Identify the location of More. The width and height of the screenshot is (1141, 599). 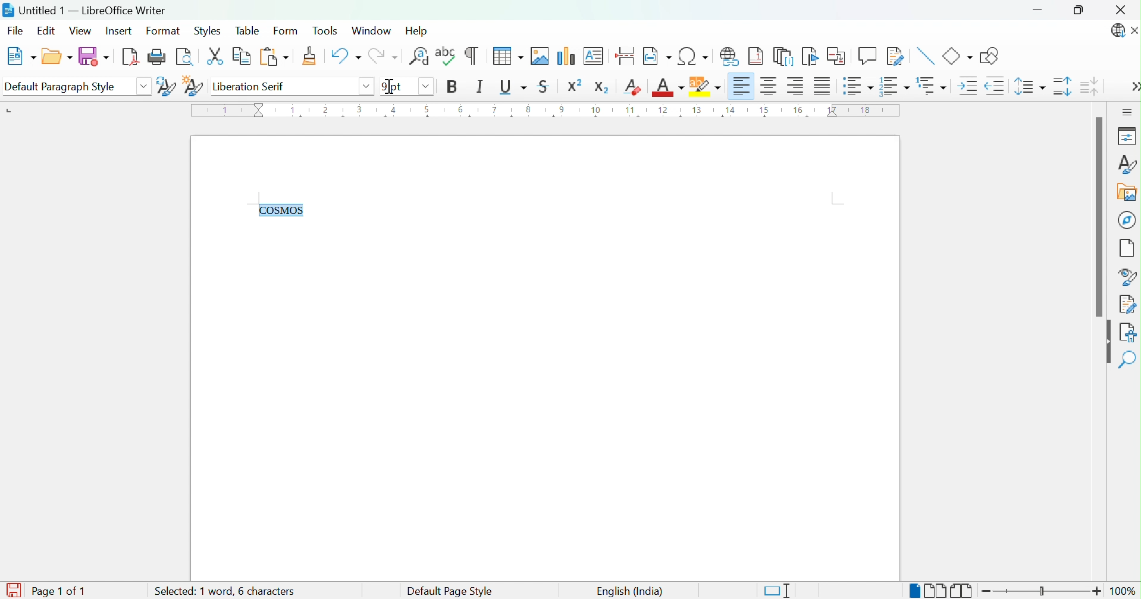
(1134, 88).